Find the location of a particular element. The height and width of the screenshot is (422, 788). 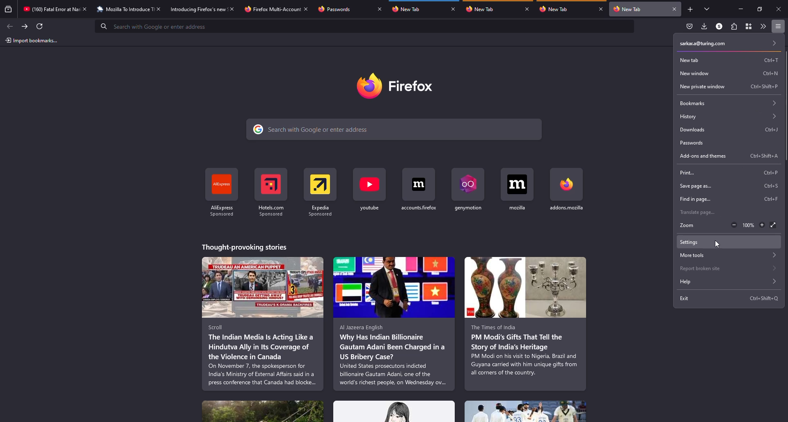

passwords is located at coordinates (694, 142).